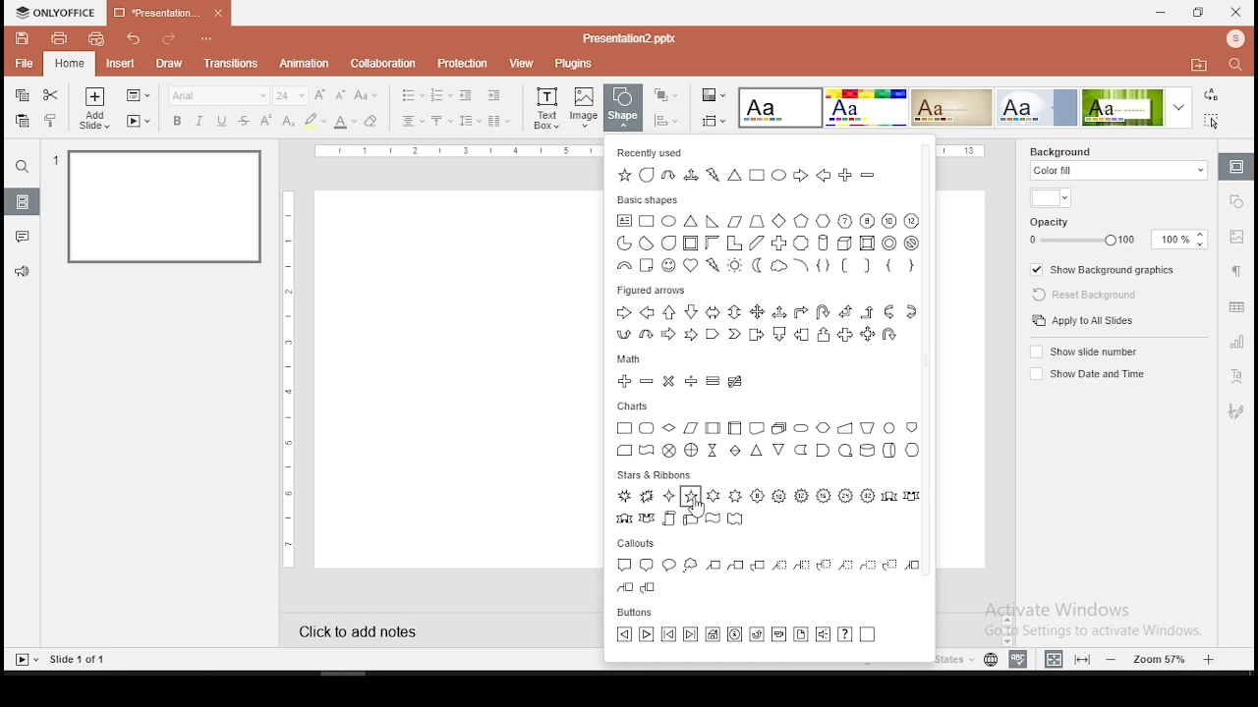 The width and height of the screenshot is (1258, 707). I want to click on show date and time, so click(1085, 374).